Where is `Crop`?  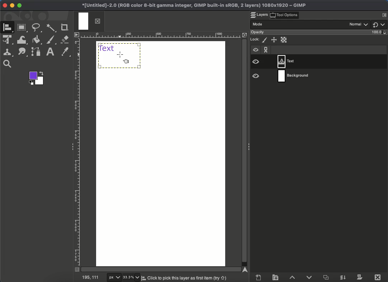
Crop is located at coordinates (65, 27).